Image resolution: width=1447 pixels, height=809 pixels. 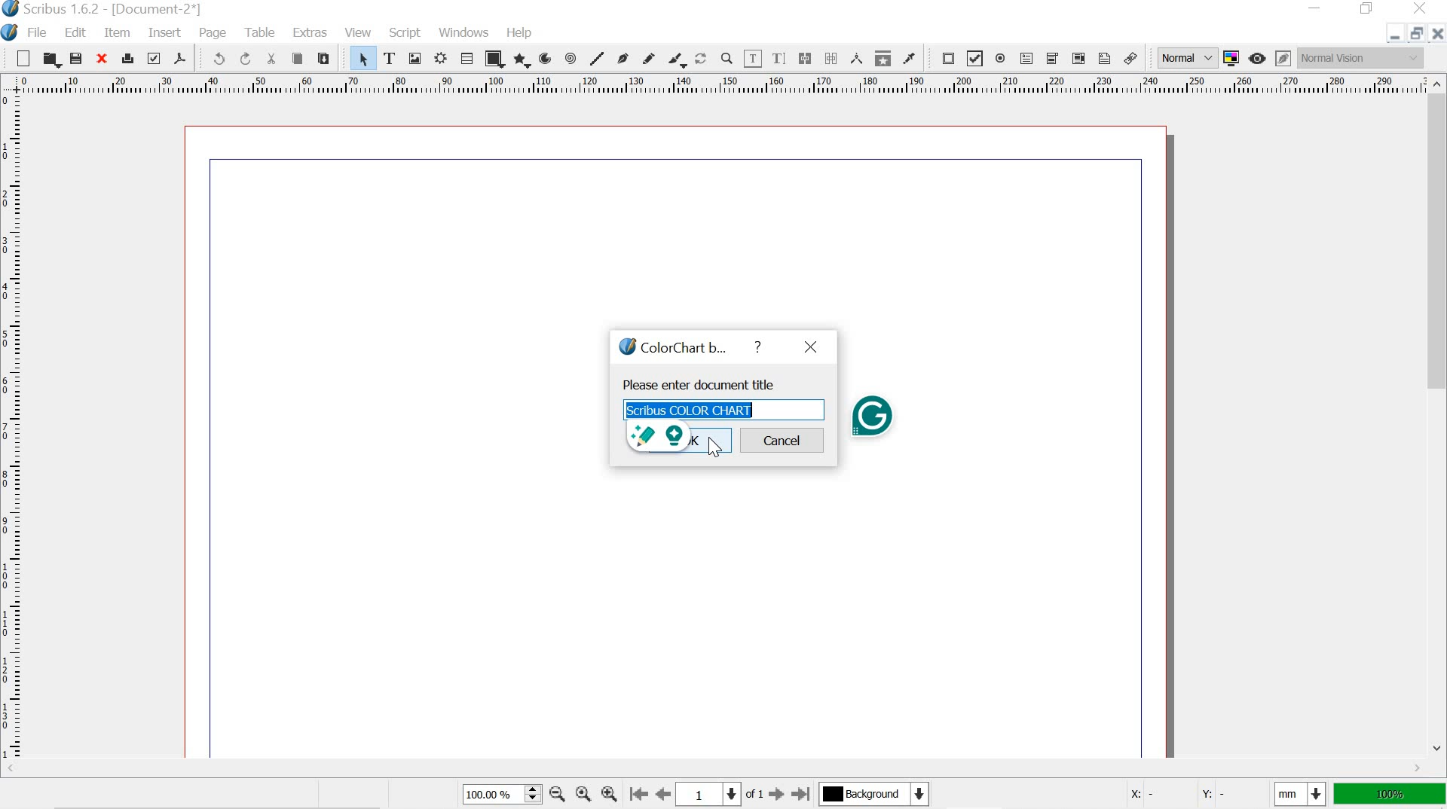 What do you see at coordinates (14, 430) in the screenshot?
I see `ruler` at bounding box center [14, 430].